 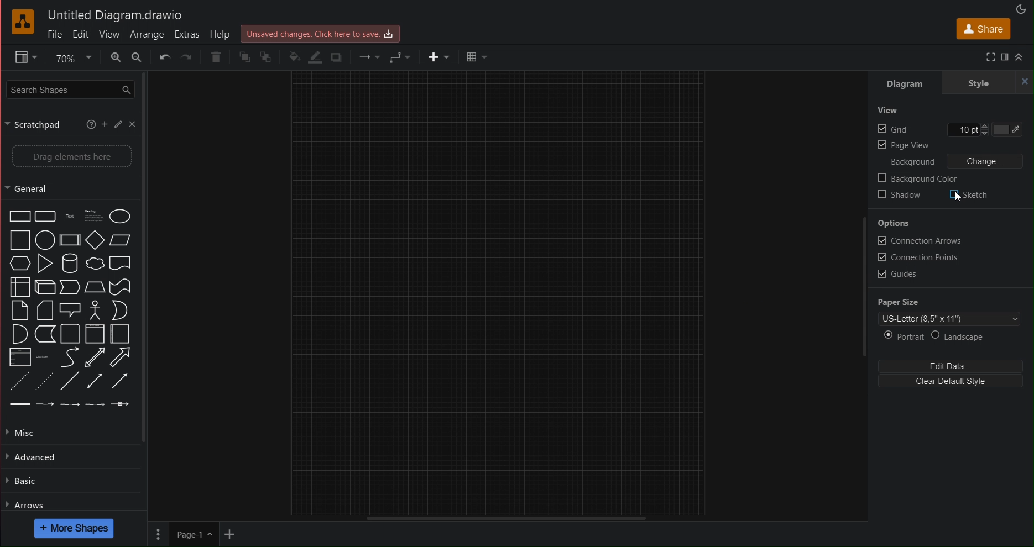 What do you see at coordinates (234, 535) in the screenshot?
I see `Add new page` at bounding box center [234, 535].